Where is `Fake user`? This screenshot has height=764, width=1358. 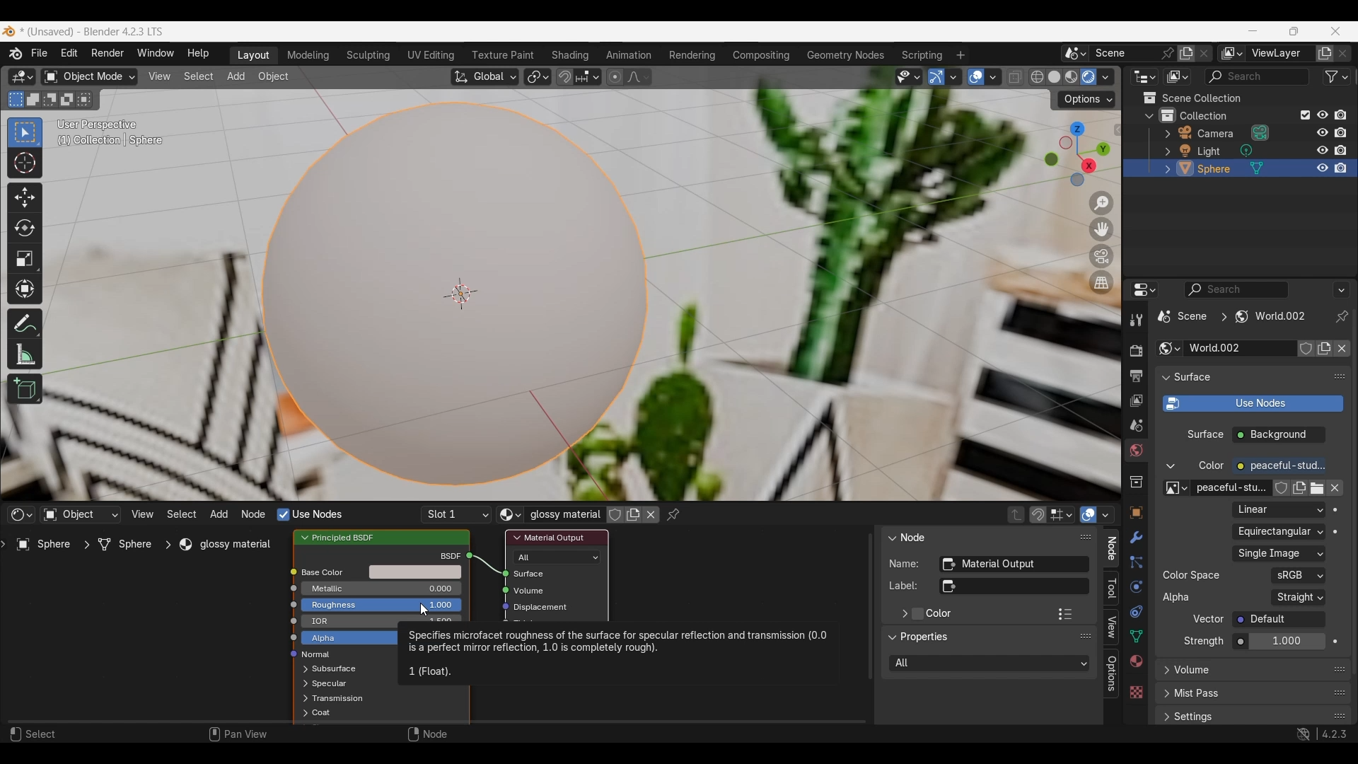
Fake user is located at coordinates (1282, 488).